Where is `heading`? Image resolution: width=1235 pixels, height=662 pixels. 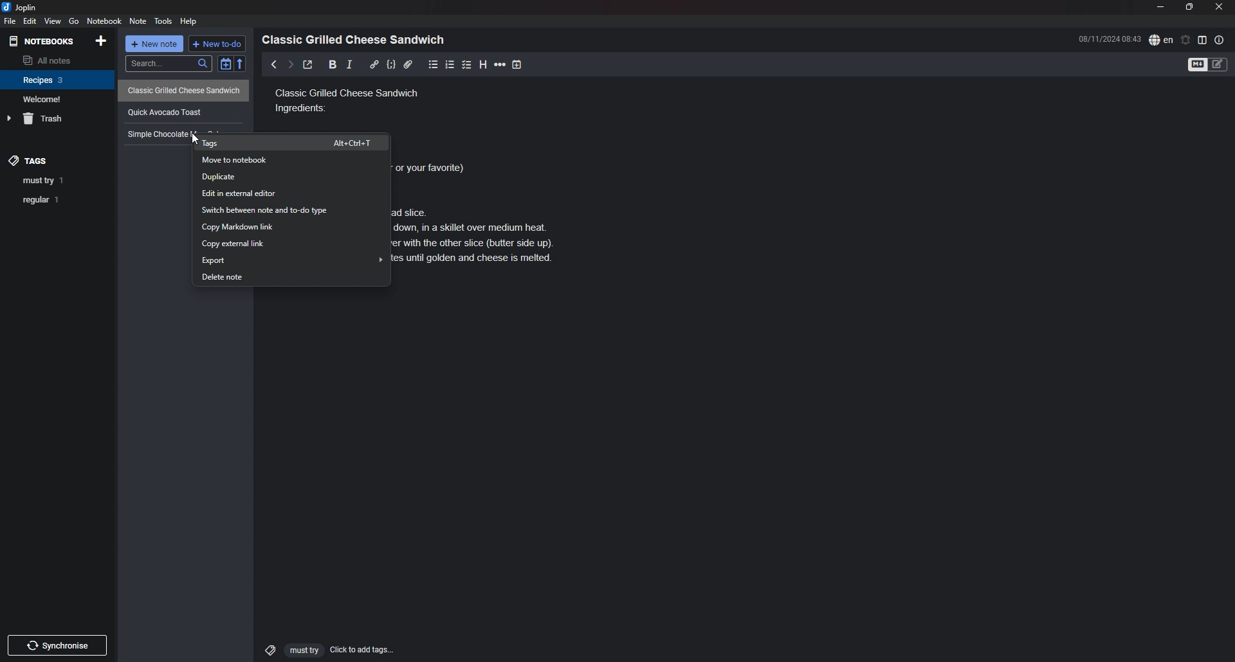
heading is located at coordinates (357, 40).